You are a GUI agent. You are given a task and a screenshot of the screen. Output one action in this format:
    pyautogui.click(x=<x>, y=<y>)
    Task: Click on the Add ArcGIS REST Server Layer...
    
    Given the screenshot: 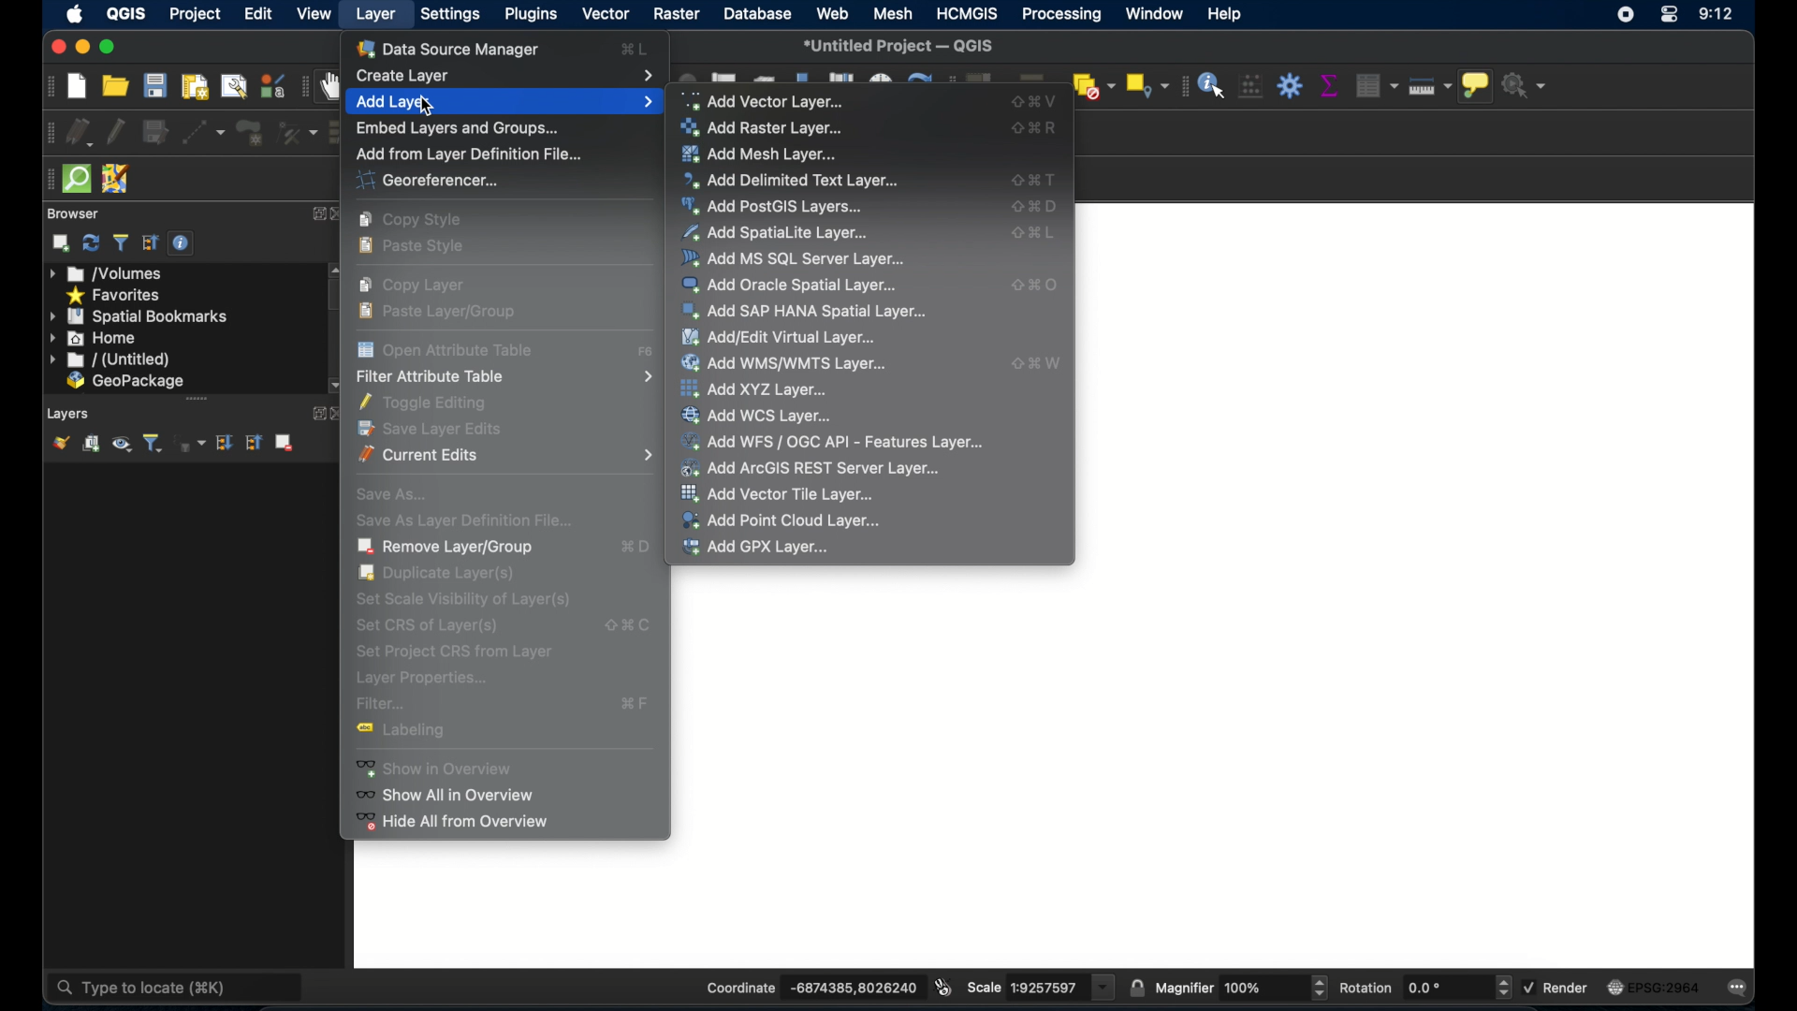 What is the action you would take?
    pyautogui.click(x=821, y=468)
    